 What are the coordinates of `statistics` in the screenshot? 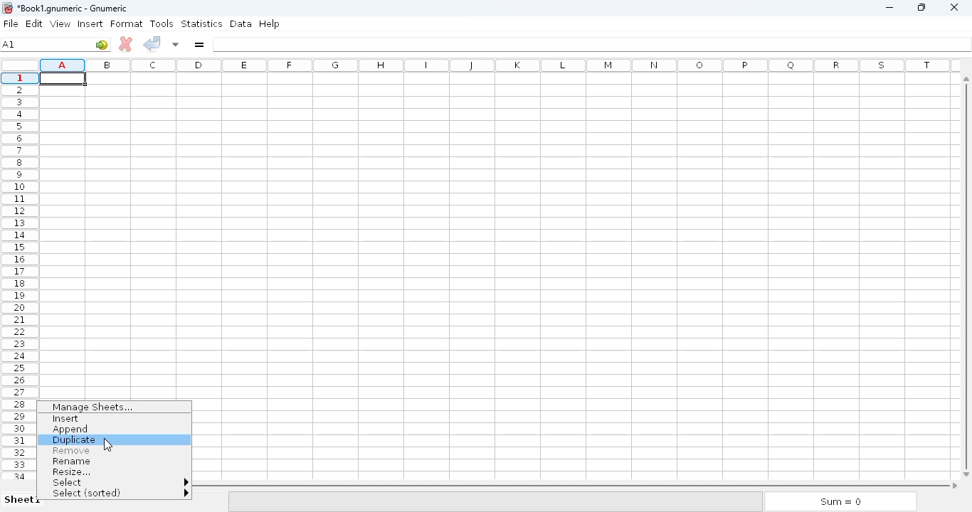 It's located at (201, 23).